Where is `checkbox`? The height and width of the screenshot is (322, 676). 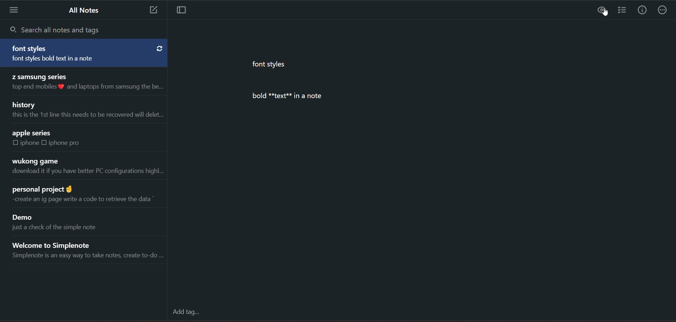
checkbox is located at coordinates (46, 142).